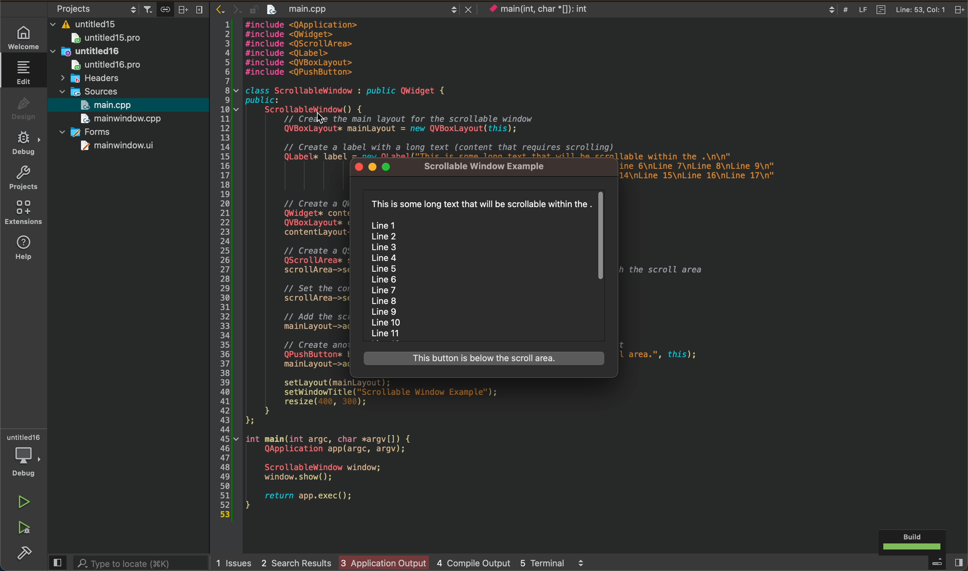 This screenshot has width=968, height=571. I want to click on projects, so click(23, 179).